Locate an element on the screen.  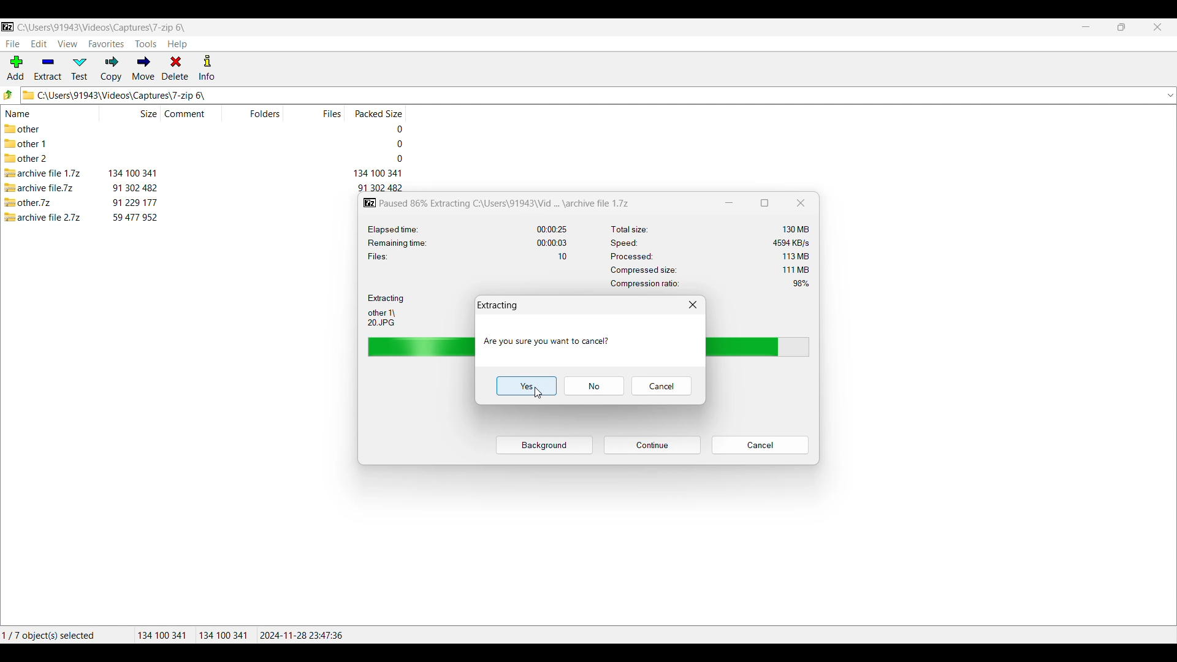
Processed: 113 MB is located at coordinates (709, 256).